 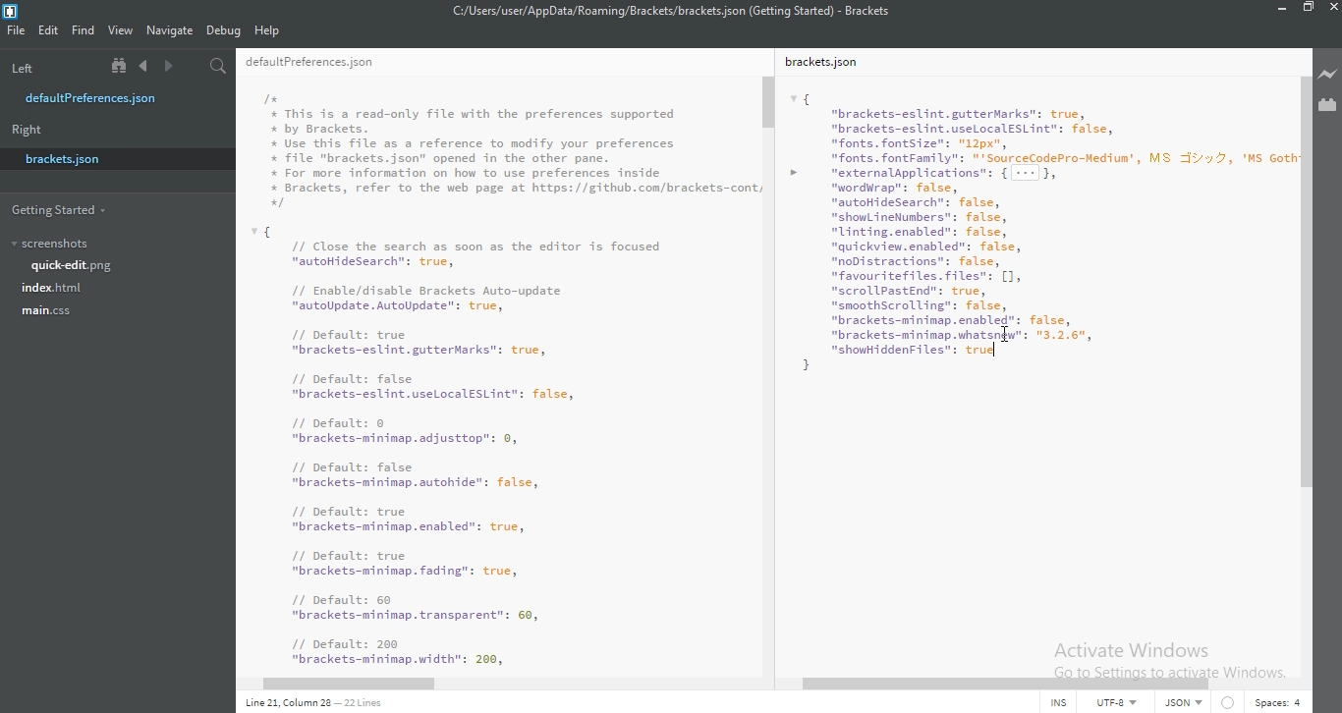 What do you see at coordinates (267, 31) in the screenshot?
I see `help` at bounding box center [267, 31].